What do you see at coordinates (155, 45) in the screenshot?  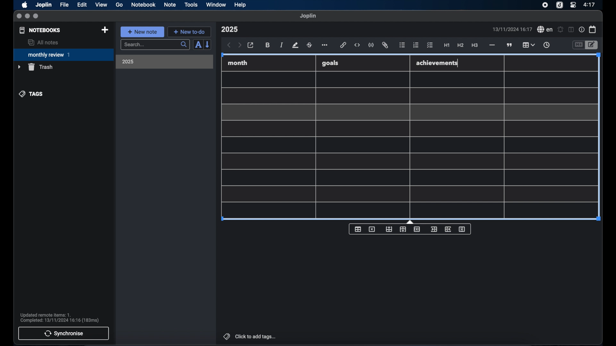 I see `search bar` at bounding box center [155, 45].